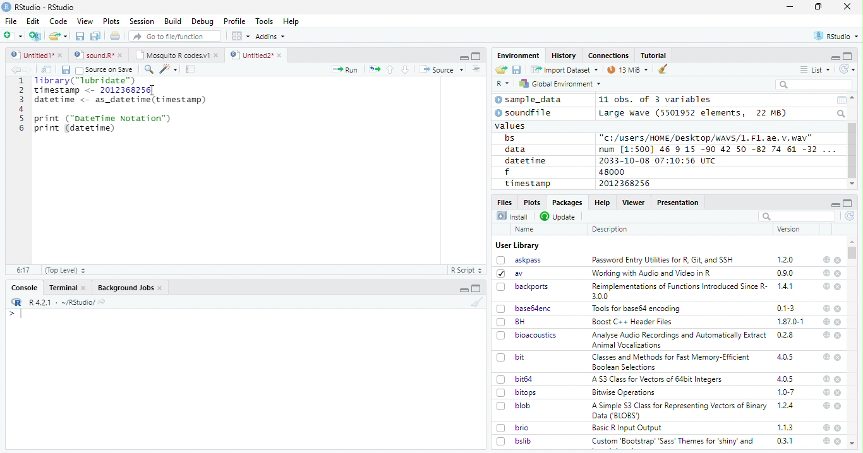  Describe the element at coordinates (791, 229) in the screenshot. I see `Version` at that location.